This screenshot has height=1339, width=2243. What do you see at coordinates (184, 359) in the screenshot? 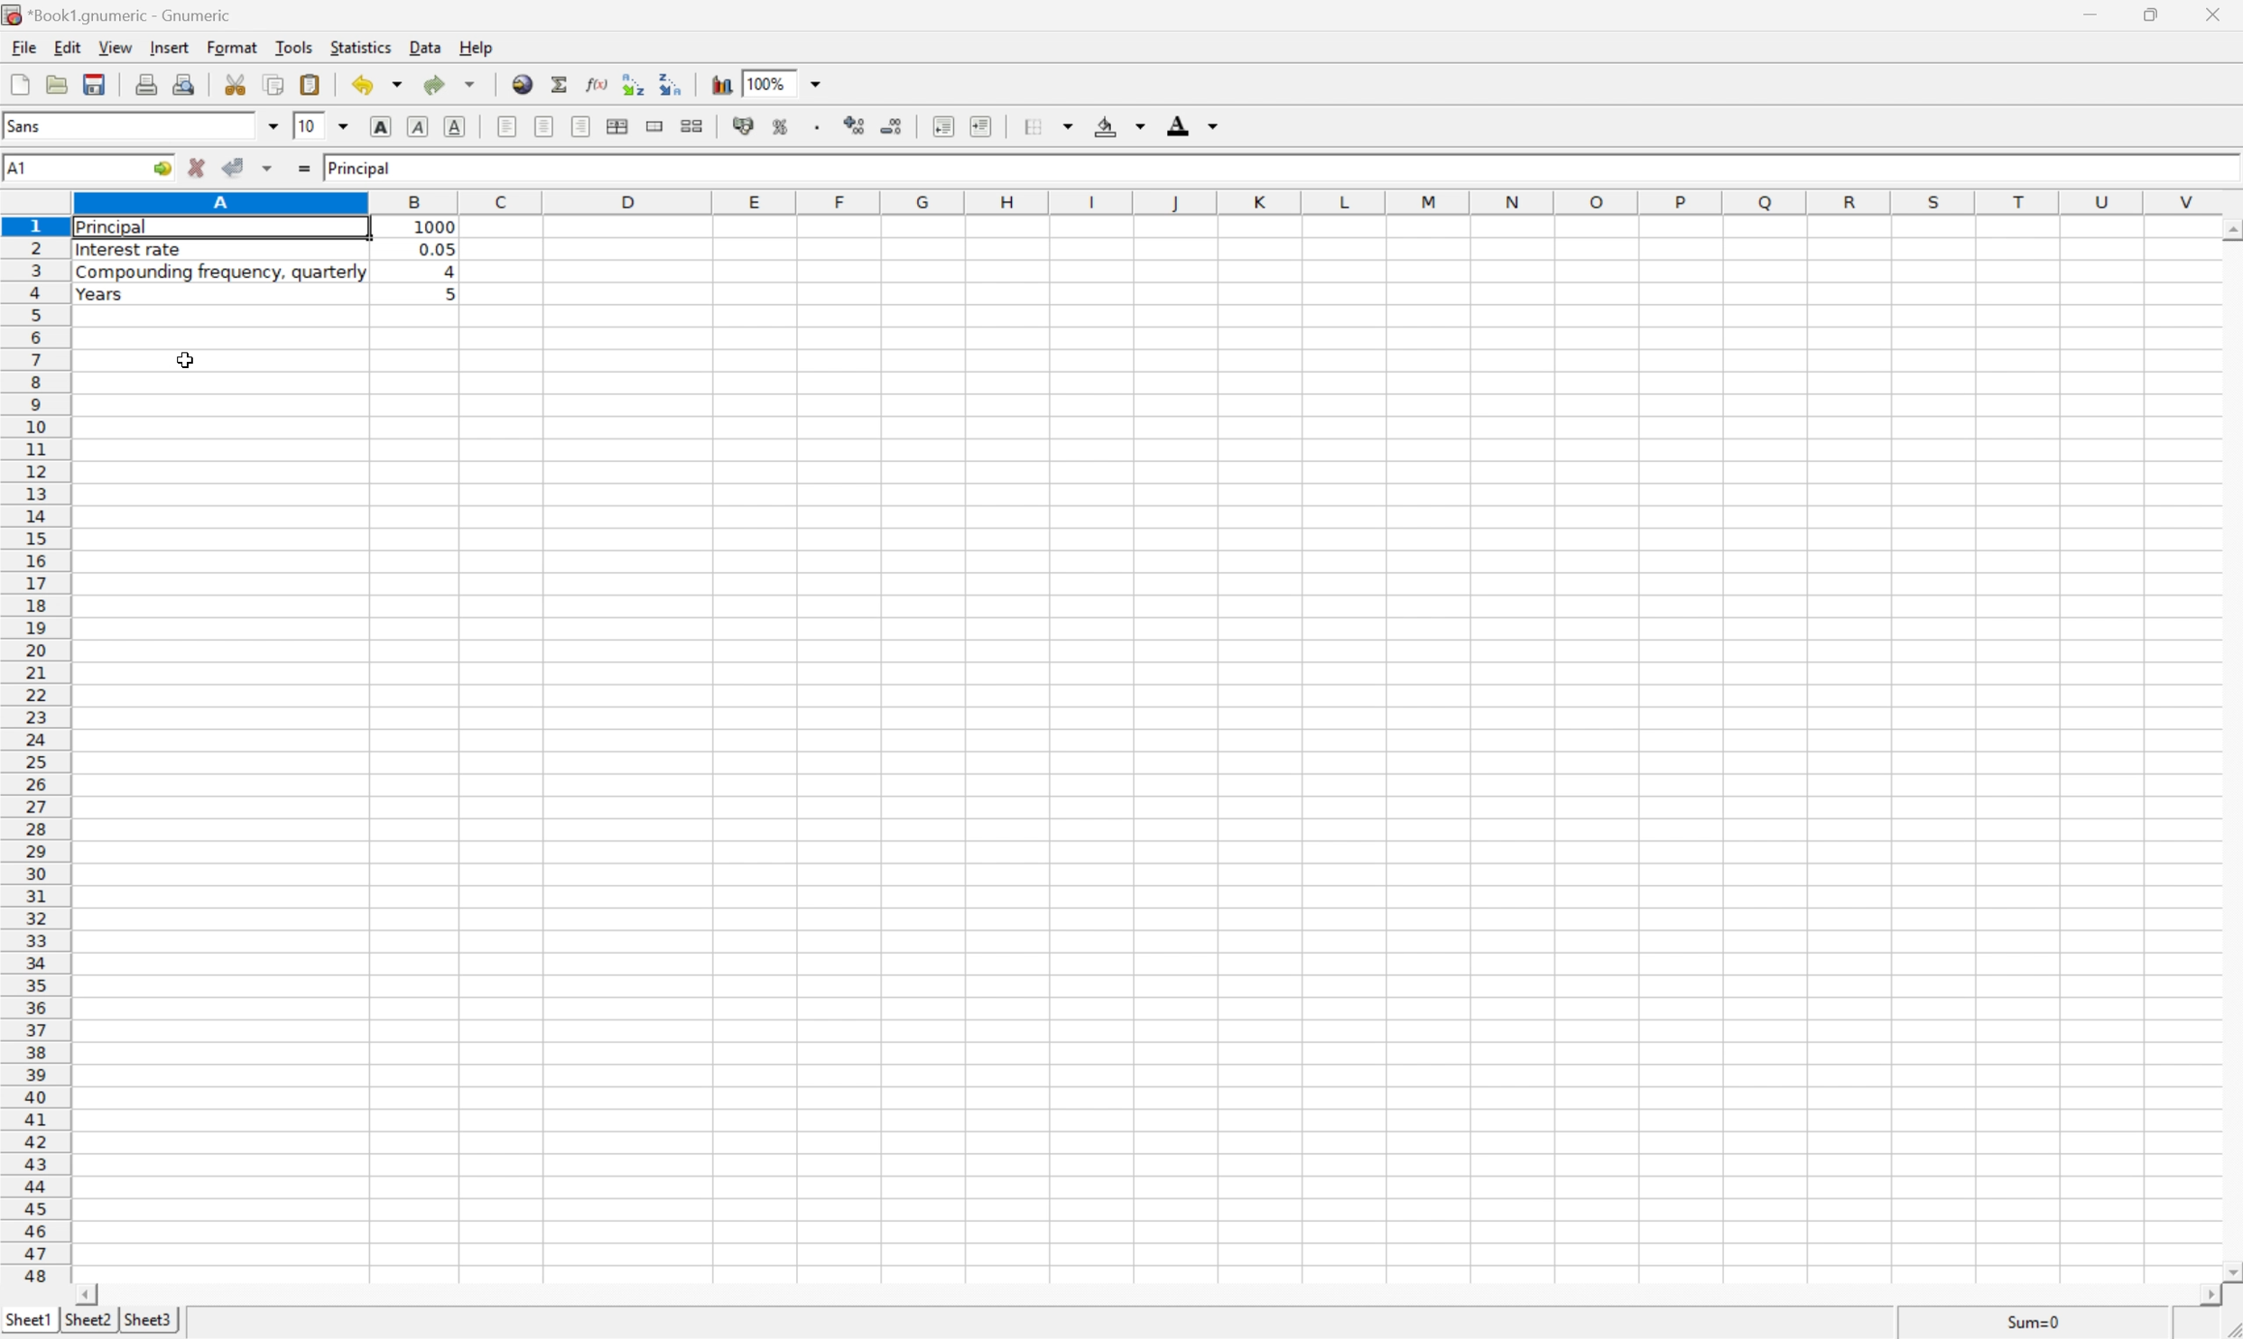
I see `cursor` at bounding box center [184, 359].